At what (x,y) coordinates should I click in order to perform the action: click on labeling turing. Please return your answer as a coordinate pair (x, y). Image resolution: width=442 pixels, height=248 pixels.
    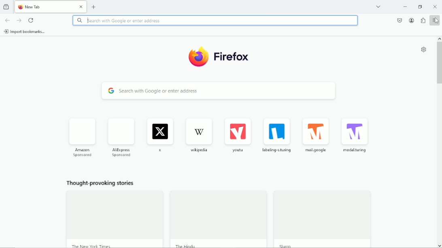
    Looking at the image, I should click on (278, 135).